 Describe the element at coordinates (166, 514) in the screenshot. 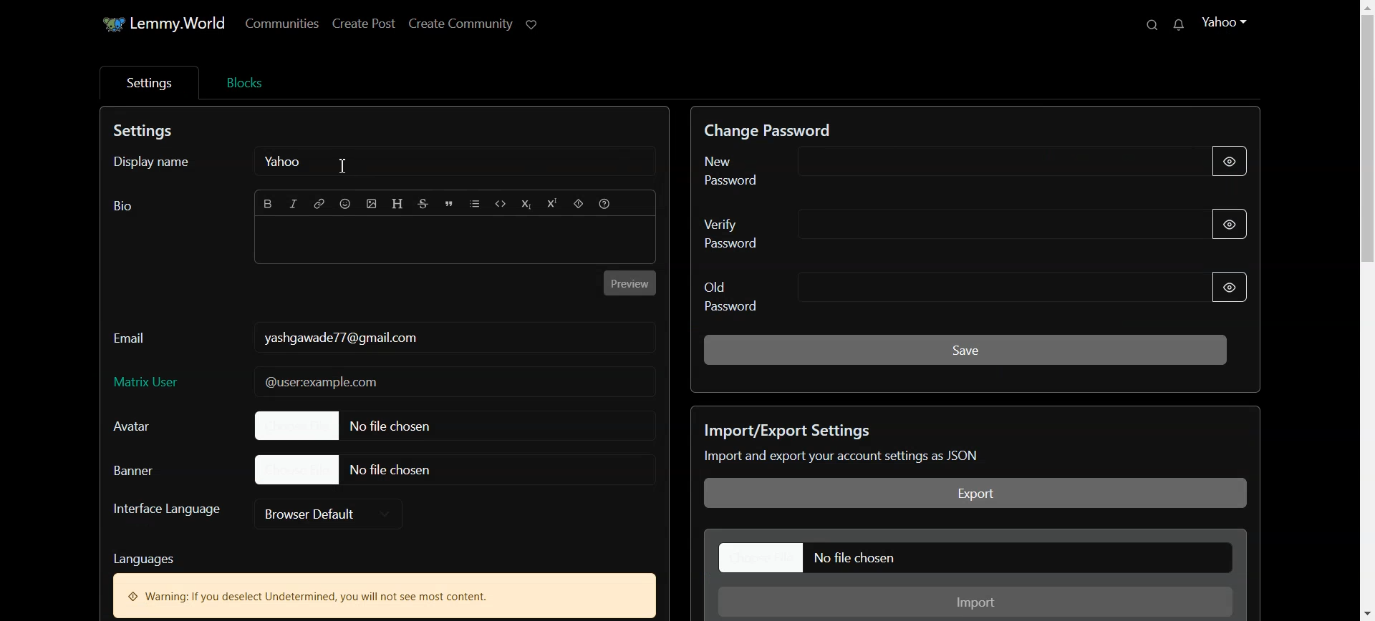

I see `Interface Language` at that location.